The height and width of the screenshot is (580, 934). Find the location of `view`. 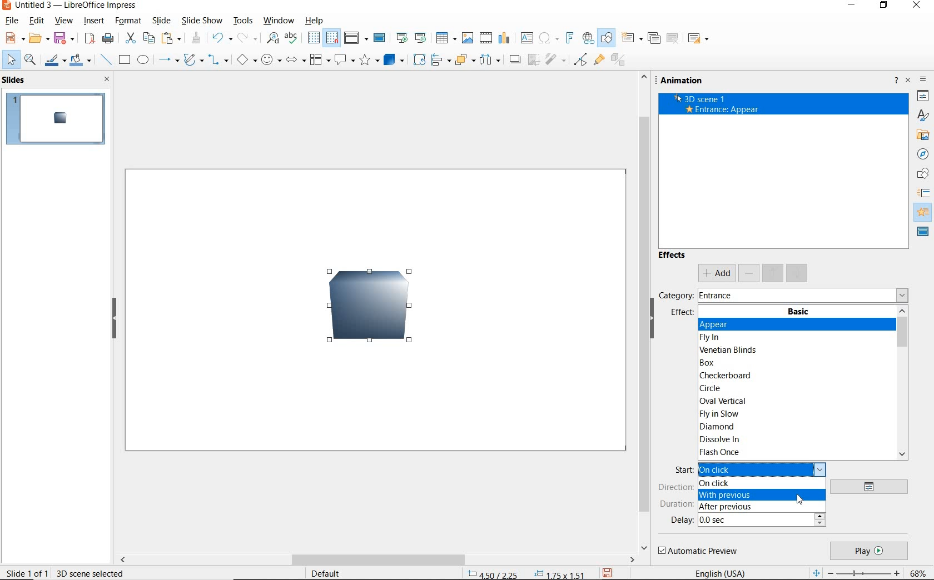

view is located at coordinates (64, 22).